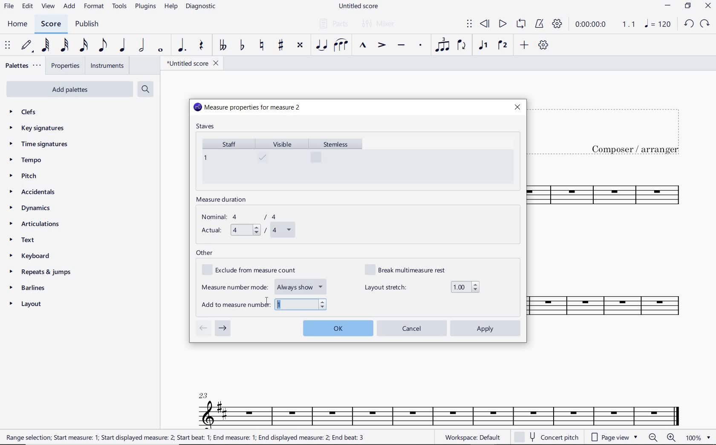 The width and height of the screenshot is (716, 445). Describe the element at coordinates (281, 45) in the screenshot. I see `TOGGLE SHARP` at that location.